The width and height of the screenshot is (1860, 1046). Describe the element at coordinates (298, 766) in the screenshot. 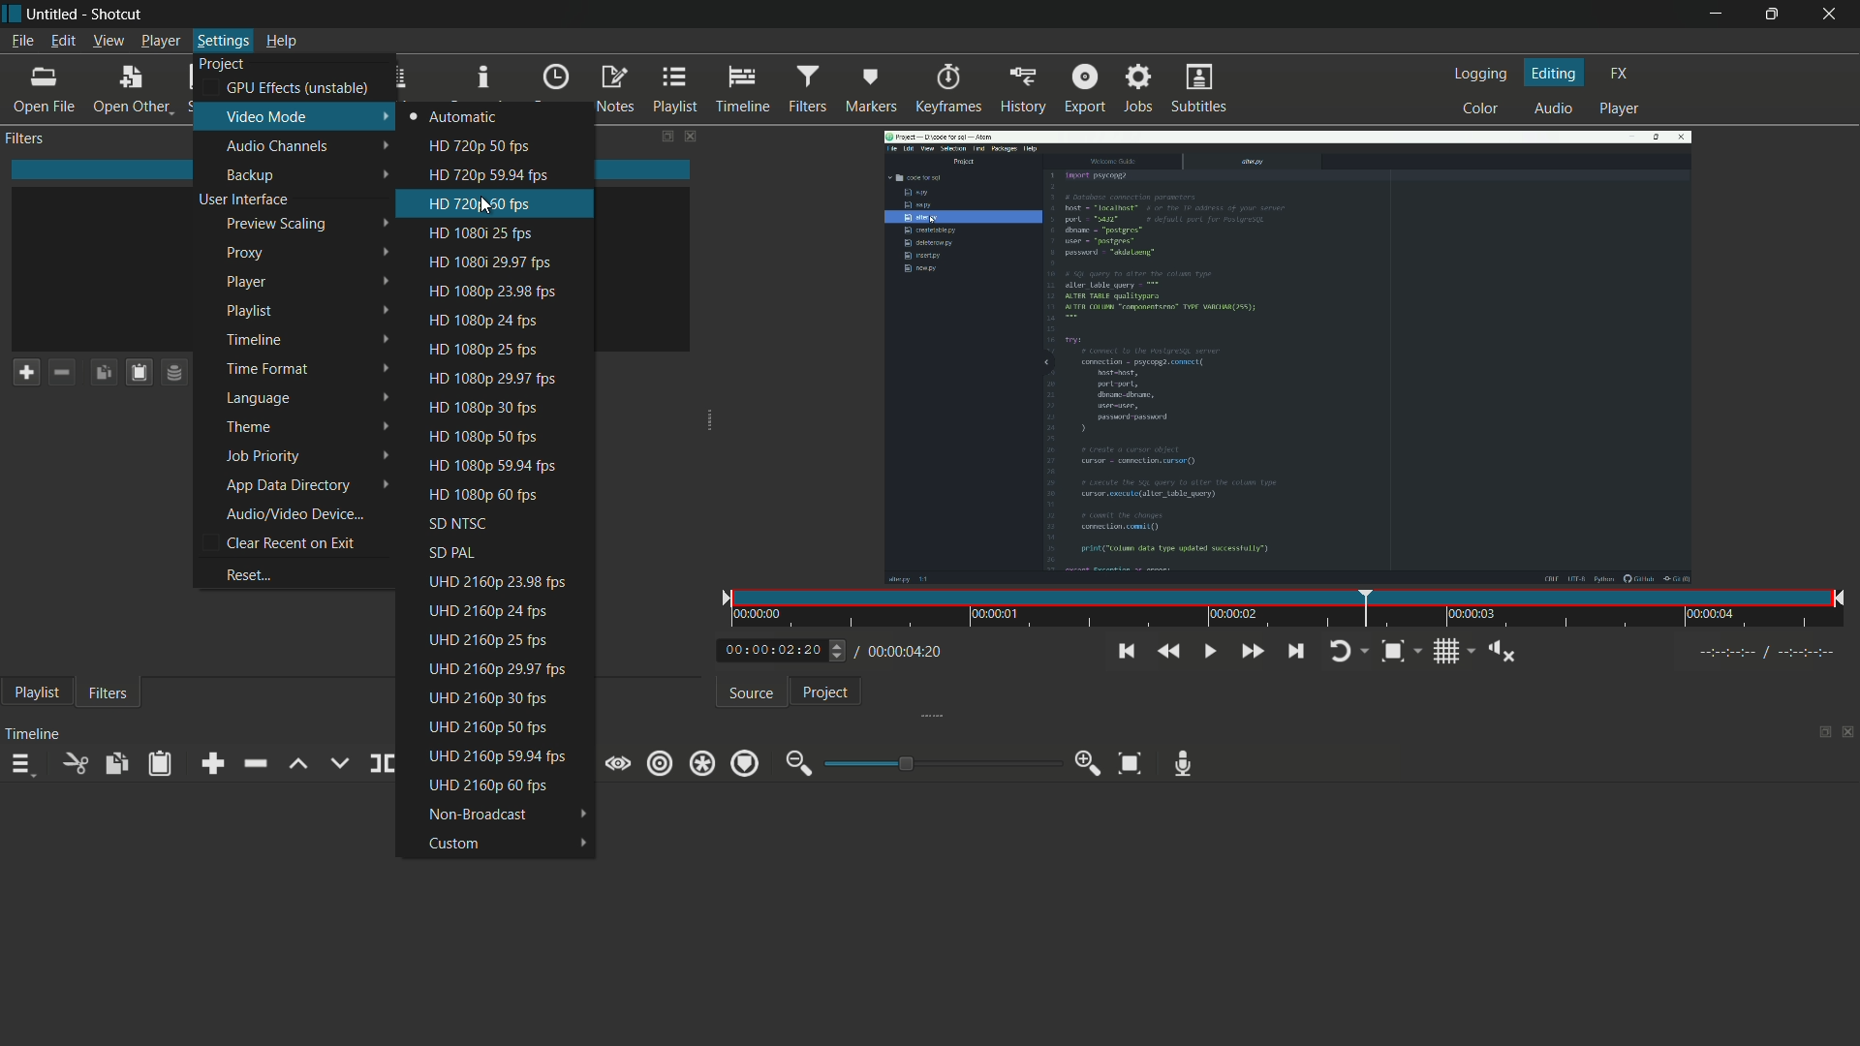

I see `lift` at that location.